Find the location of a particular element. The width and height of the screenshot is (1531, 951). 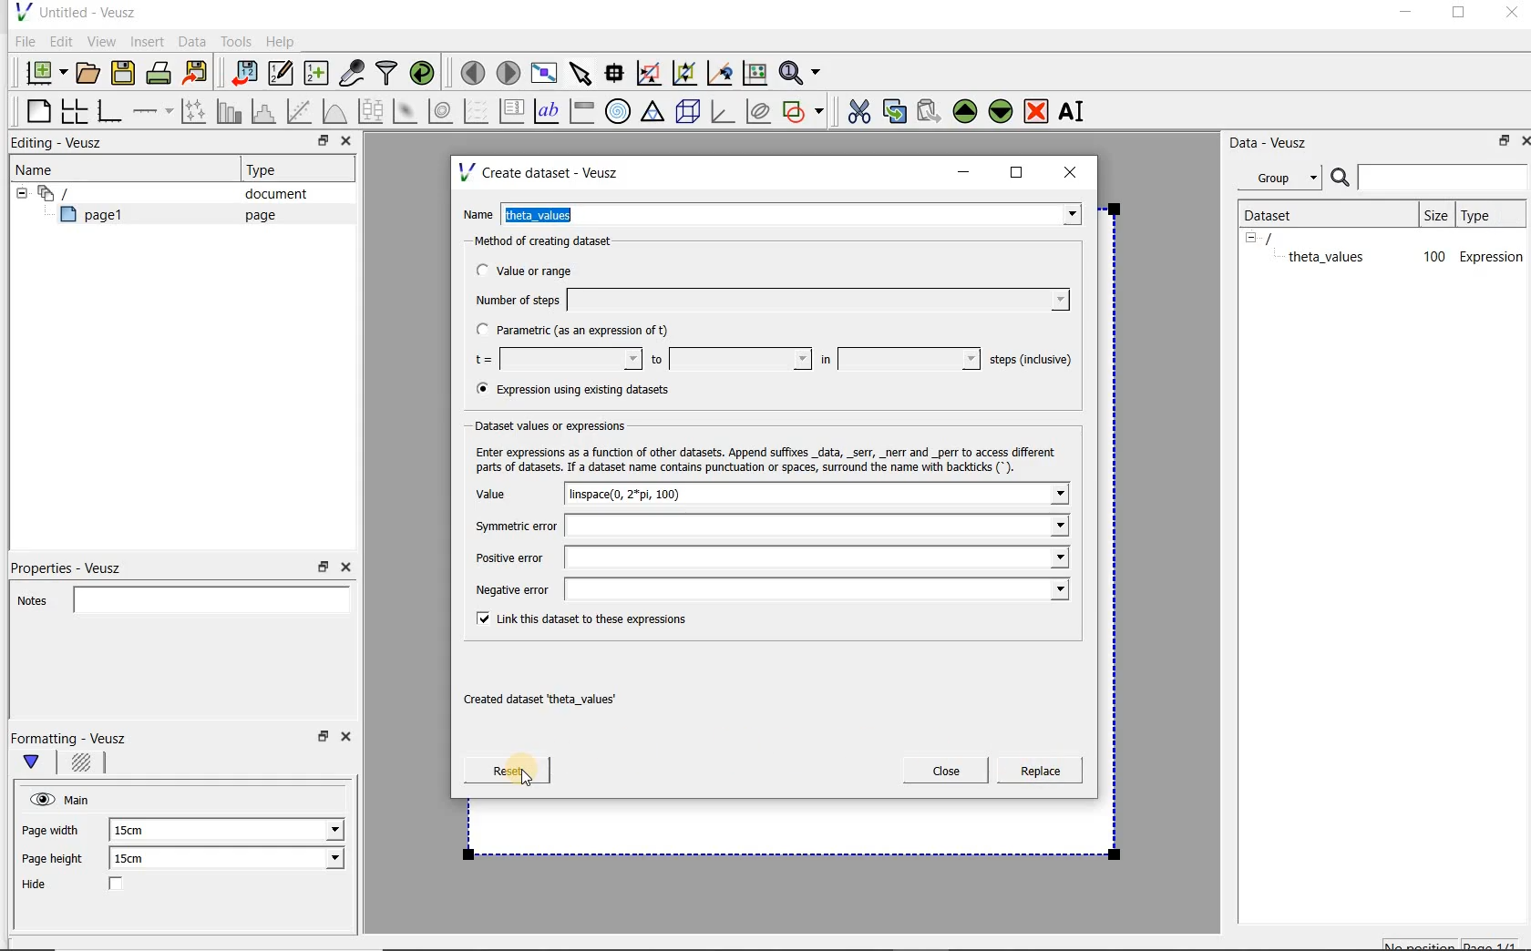

Move the selected widget up is located at coordinates (965, 111).